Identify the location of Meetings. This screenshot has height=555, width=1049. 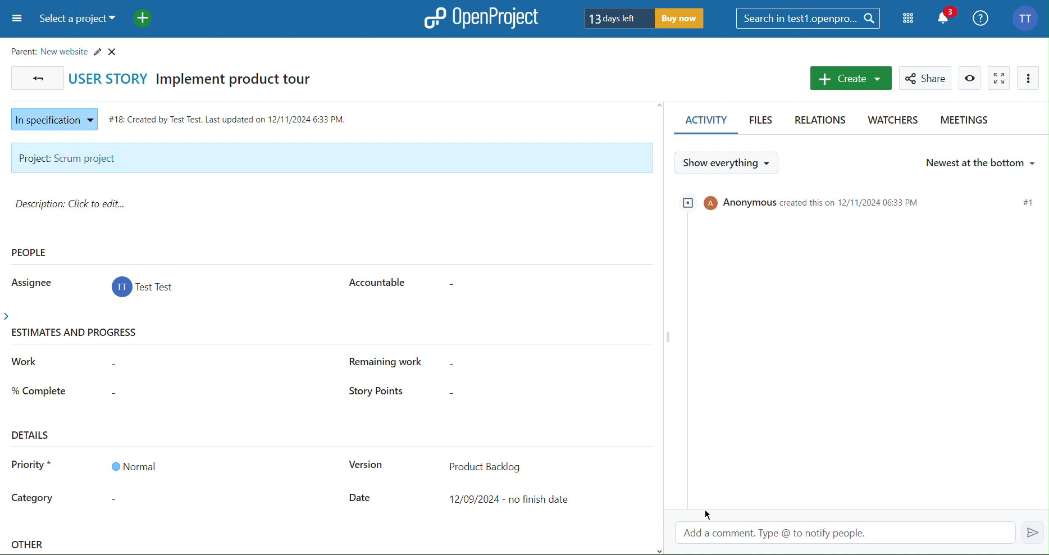
(963, 122).